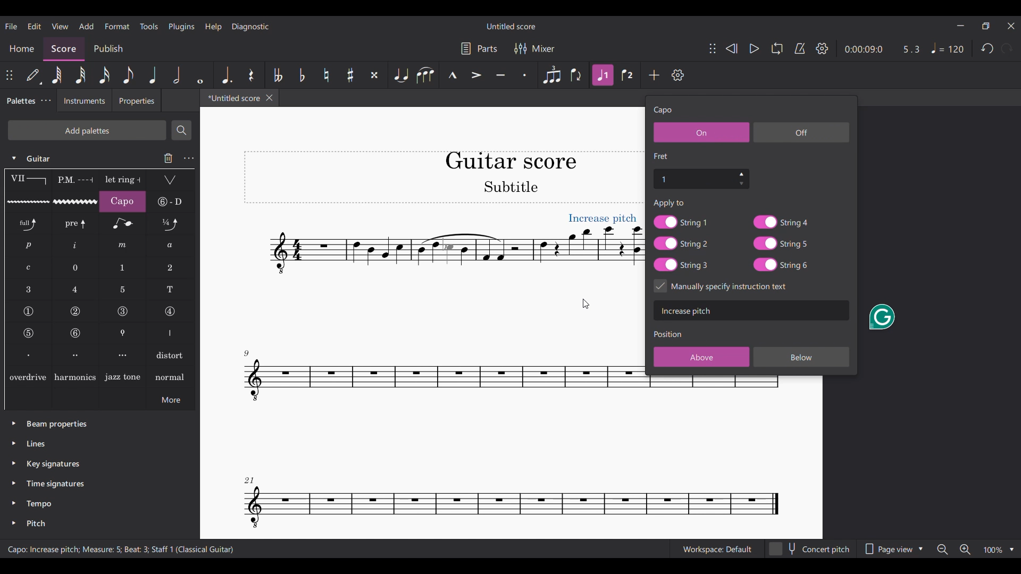 The image size is (1021, 574). I want to click on Zoom in, so click(965, 550).